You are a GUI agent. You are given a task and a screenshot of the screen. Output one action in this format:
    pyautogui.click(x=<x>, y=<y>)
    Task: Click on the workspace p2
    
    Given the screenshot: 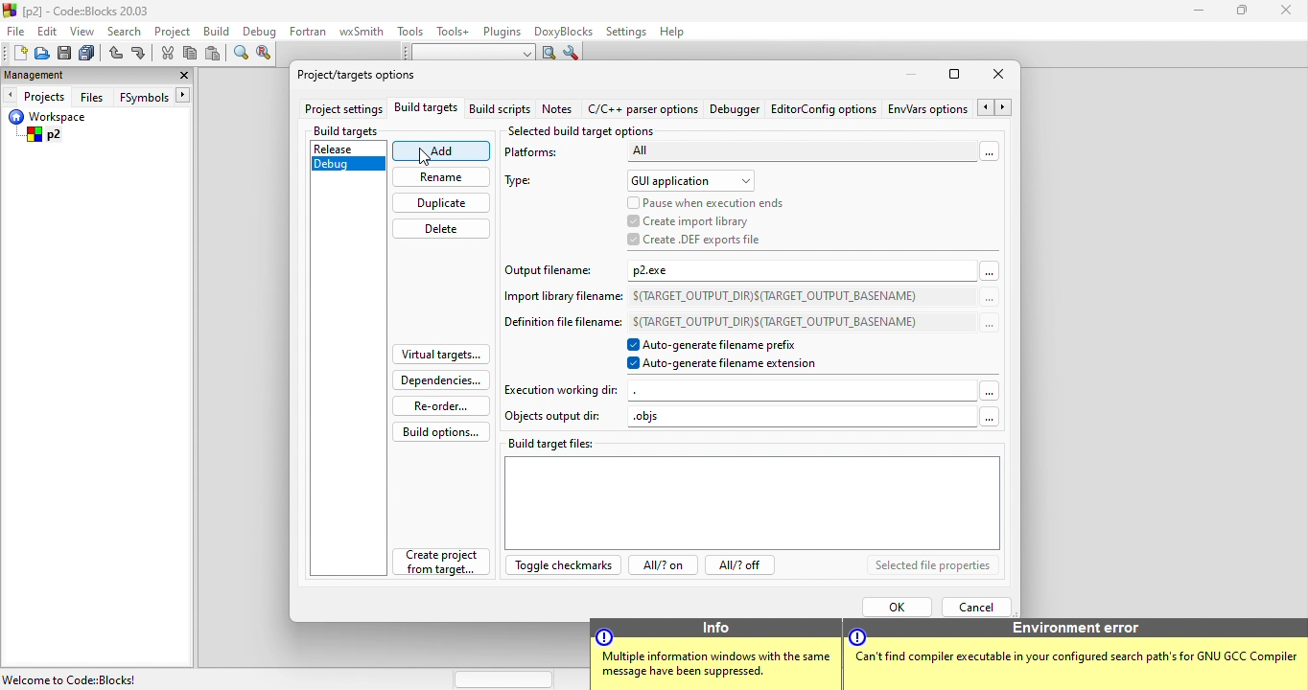 What is the action you would take?
    pyautogui.click(x=77, y=127)
    